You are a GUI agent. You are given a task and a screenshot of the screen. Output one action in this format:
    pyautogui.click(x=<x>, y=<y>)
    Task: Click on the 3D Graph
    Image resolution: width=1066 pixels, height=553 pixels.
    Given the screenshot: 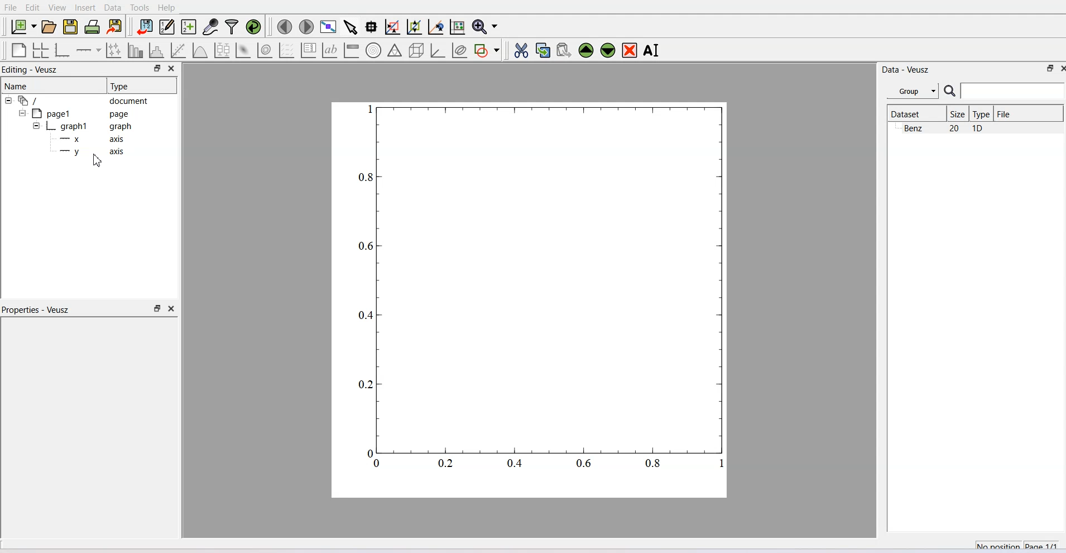 What is the action you would take?
    pyautogui.click(x=438, y=50)
    